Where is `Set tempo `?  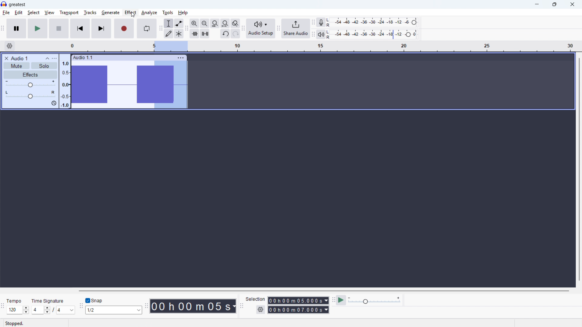
Set tempo  is located at coordinates (18, 310).